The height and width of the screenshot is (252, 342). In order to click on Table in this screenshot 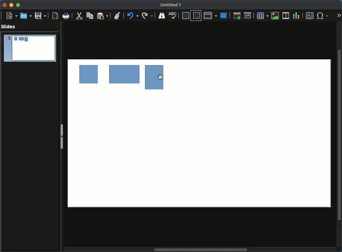, I will do `click(263, 16)`.